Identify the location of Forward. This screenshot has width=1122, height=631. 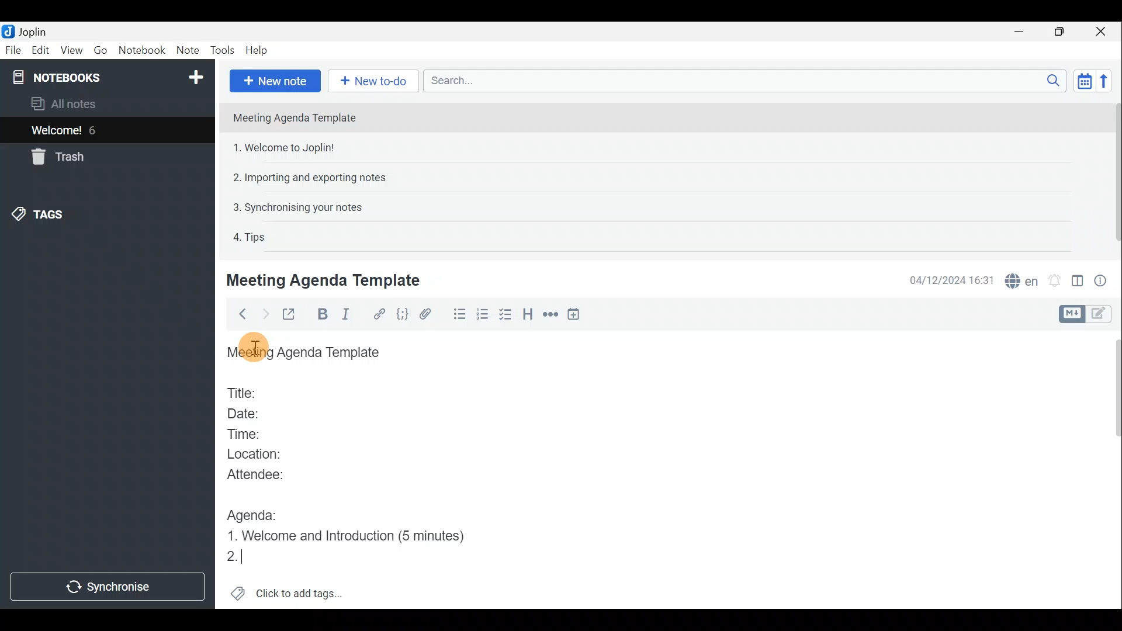
(264, 314).